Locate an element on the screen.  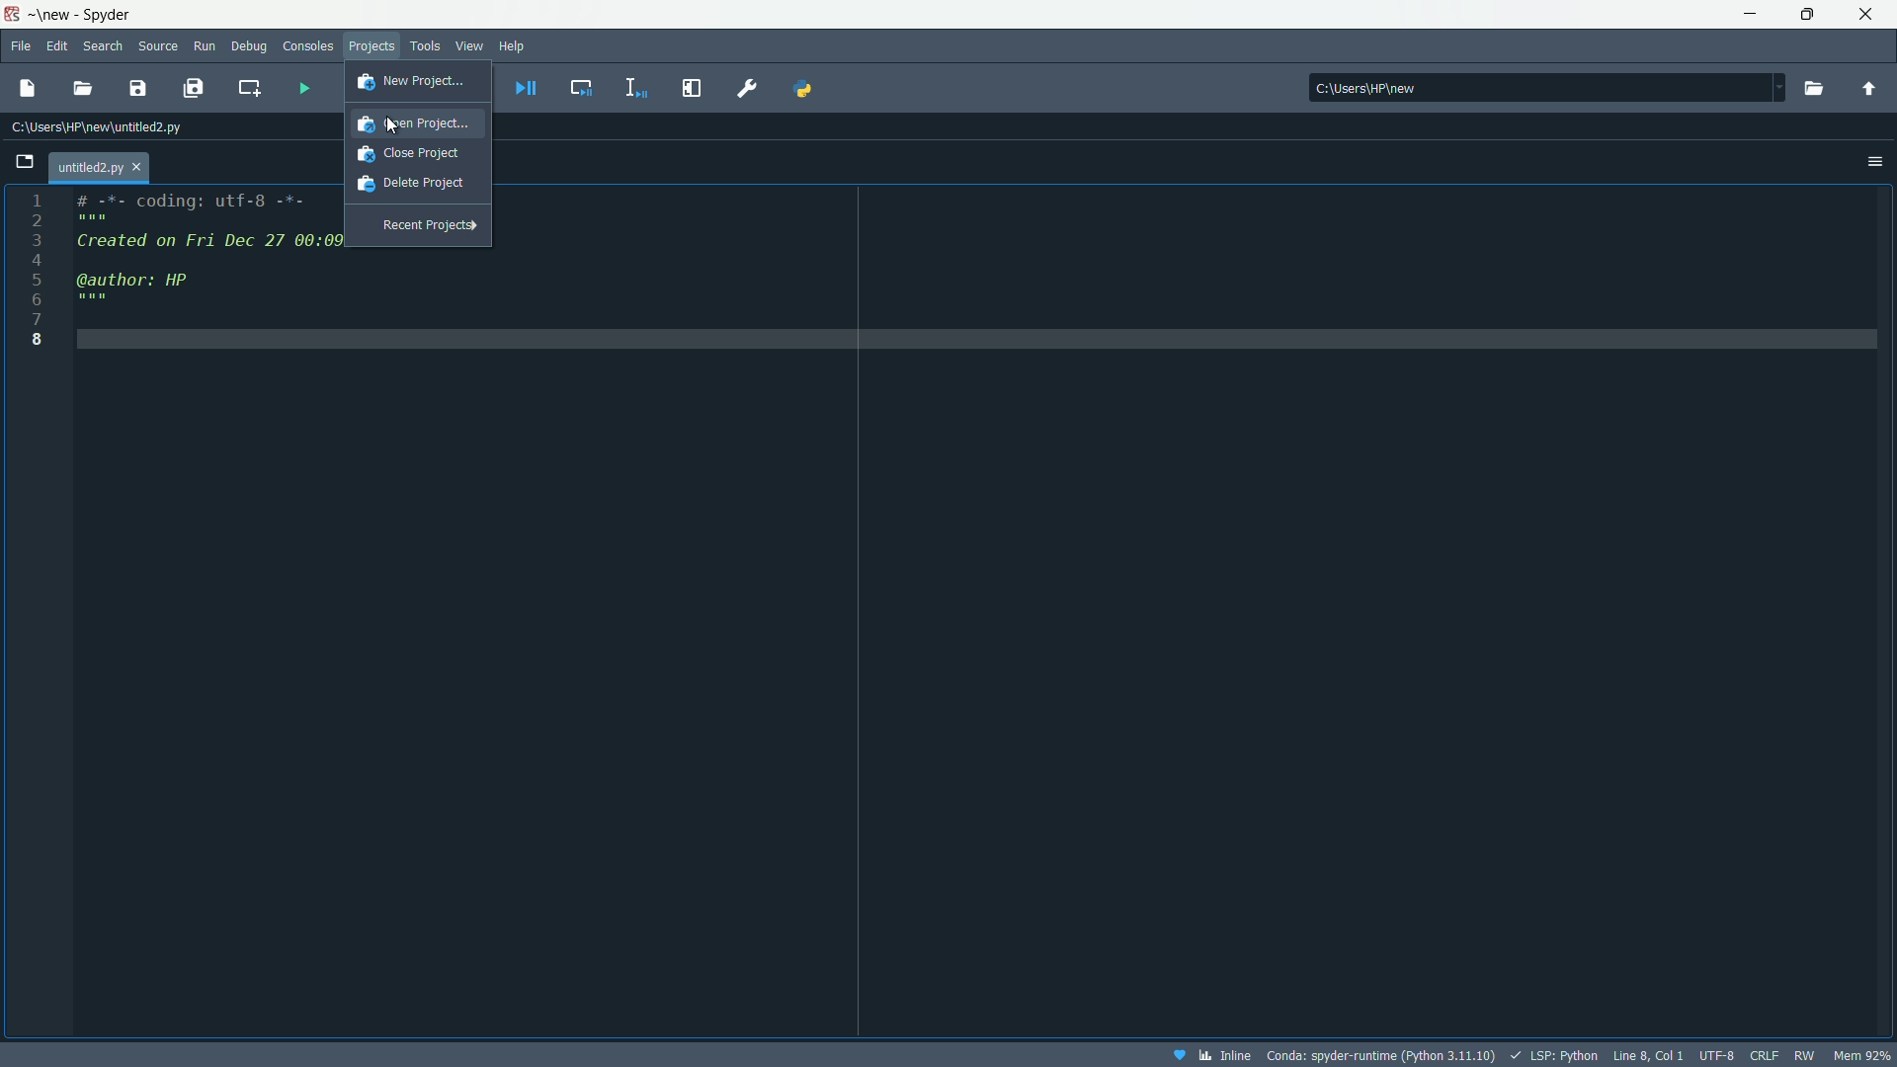
delete project is located at coordinates (414, 182).